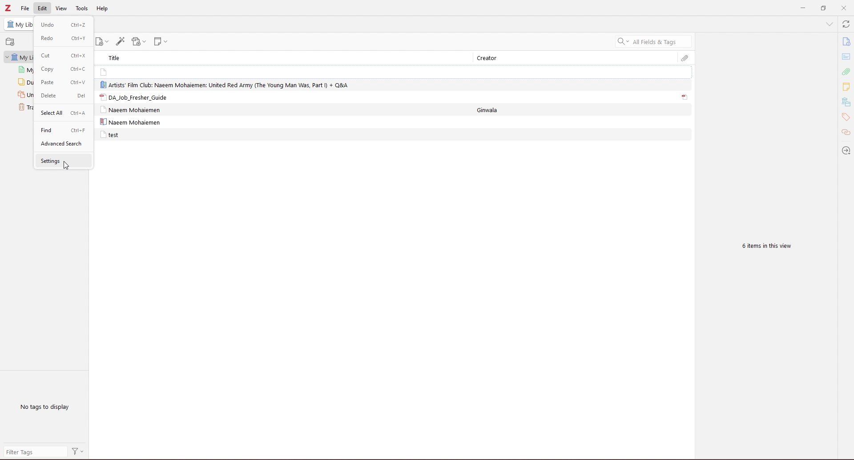  Describe the element at coordinates (162, 41) in the screenshot. I see `new note` at that location.